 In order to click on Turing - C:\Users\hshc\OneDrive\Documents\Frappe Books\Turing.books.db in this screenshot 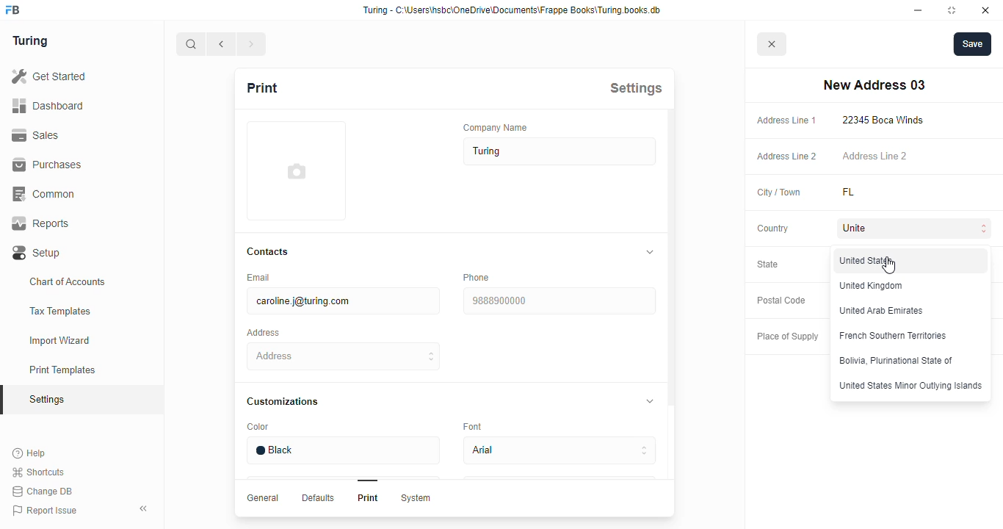, I will do `click(513, 10)`.